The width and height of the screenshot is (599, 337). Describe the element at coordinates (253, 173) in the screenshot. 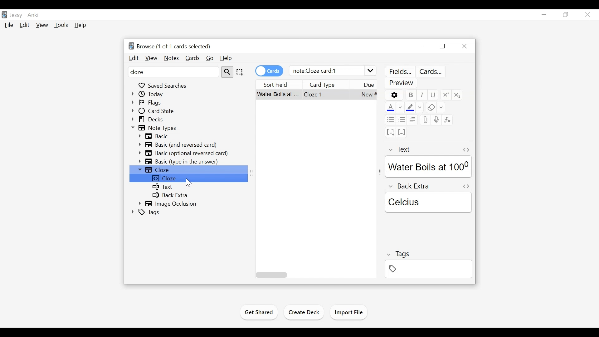

I see `Resize` at that location.